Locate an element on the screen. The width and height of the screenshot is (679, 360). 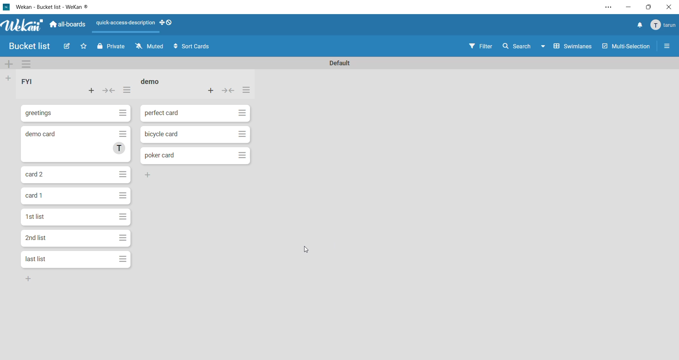
swimlane actions is located at coordinates (31, 63).